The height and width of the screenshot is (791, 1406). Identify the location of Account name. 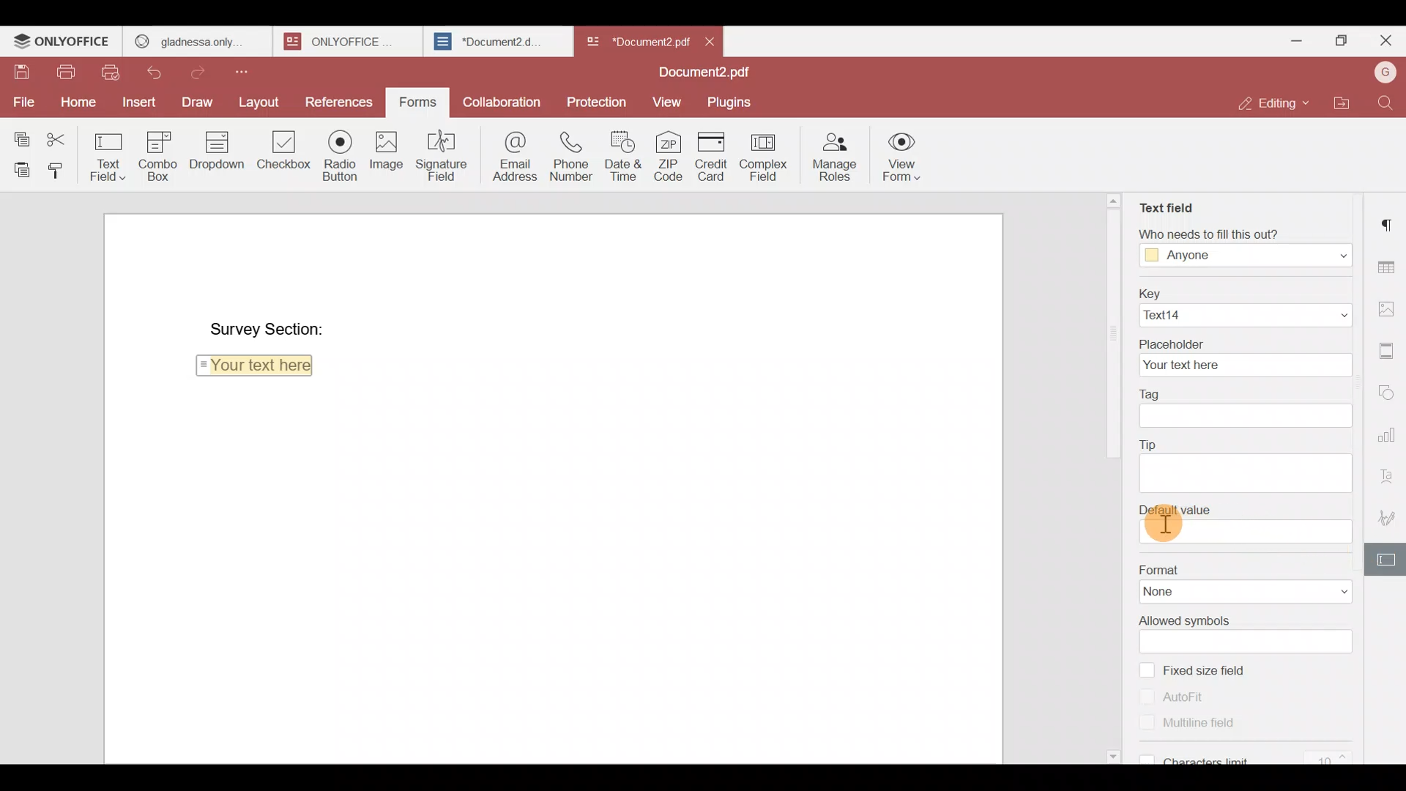
(1385, 73).